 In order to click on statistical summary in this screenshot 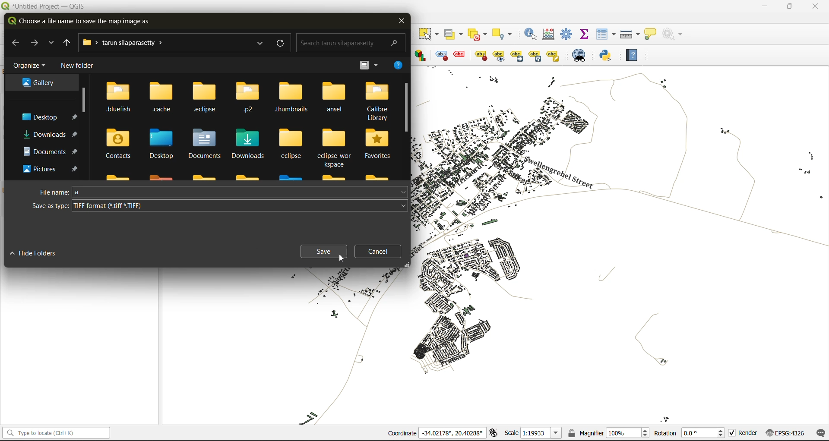, I will do `click(585, 35)`.